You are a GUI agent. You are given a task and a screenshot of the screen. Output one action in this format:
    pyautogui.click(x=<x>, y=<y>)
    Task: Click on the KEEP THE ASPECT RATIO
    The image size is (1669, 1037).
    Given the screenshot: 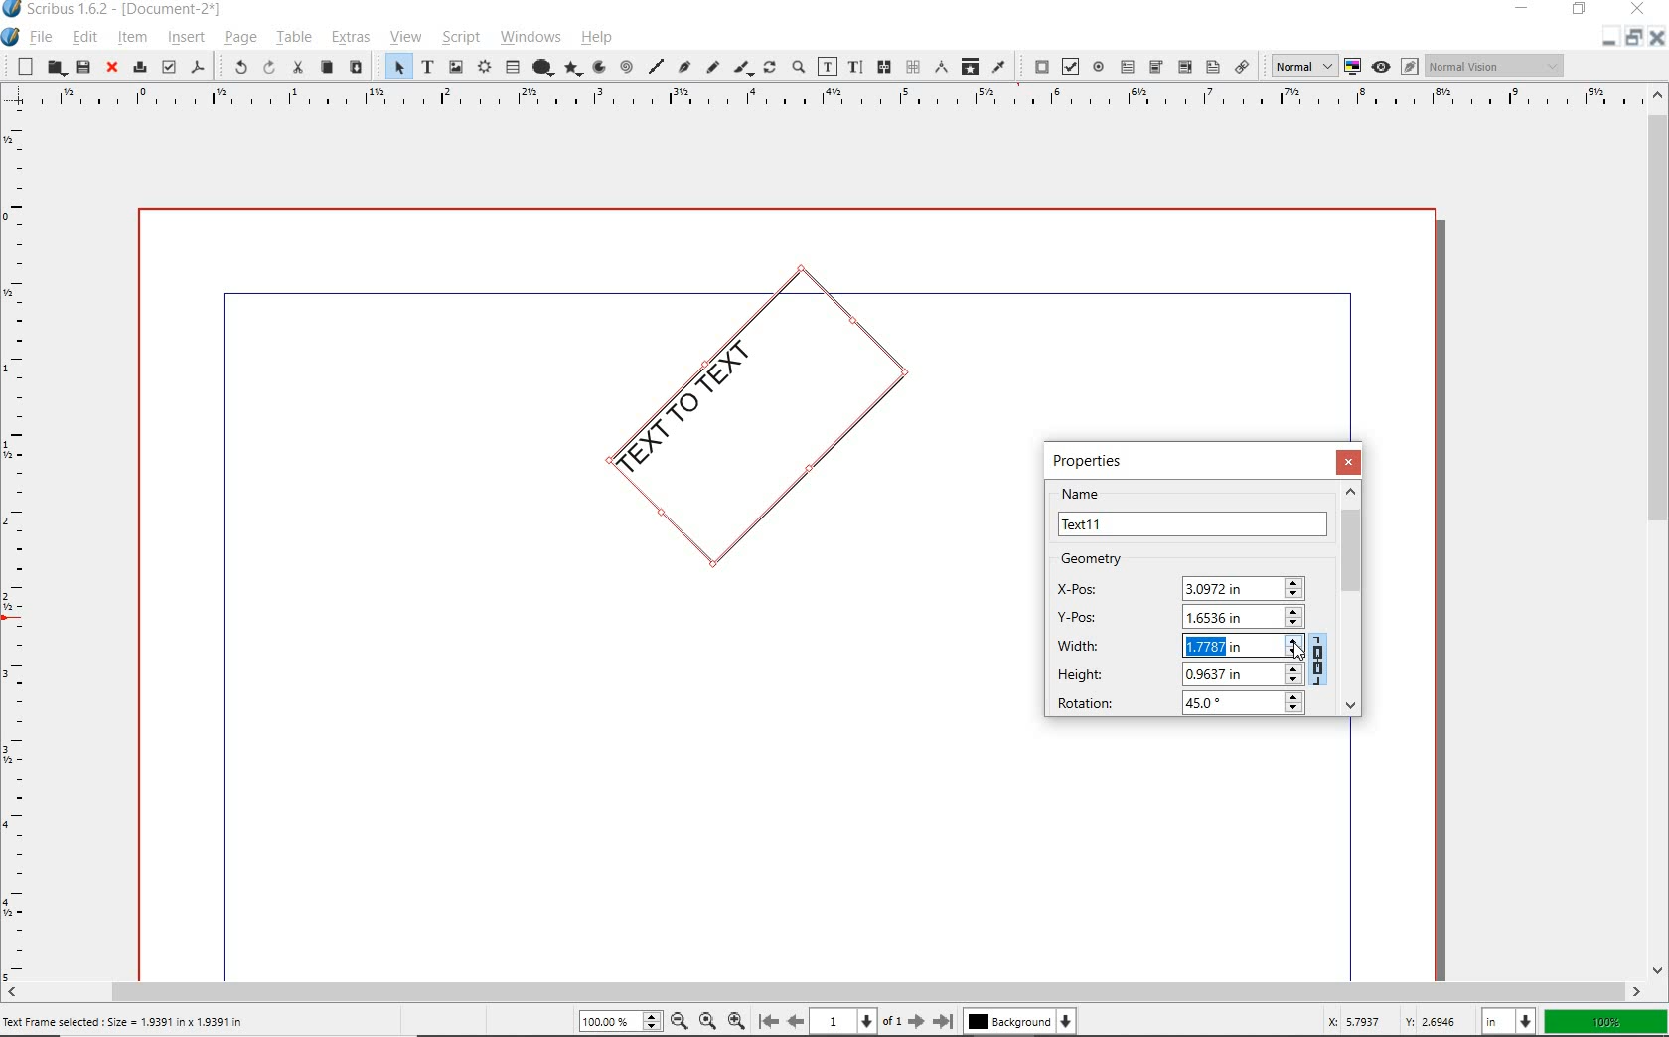 What is the action you would take?
    pyautogui.click(x=1321, y=662)
    